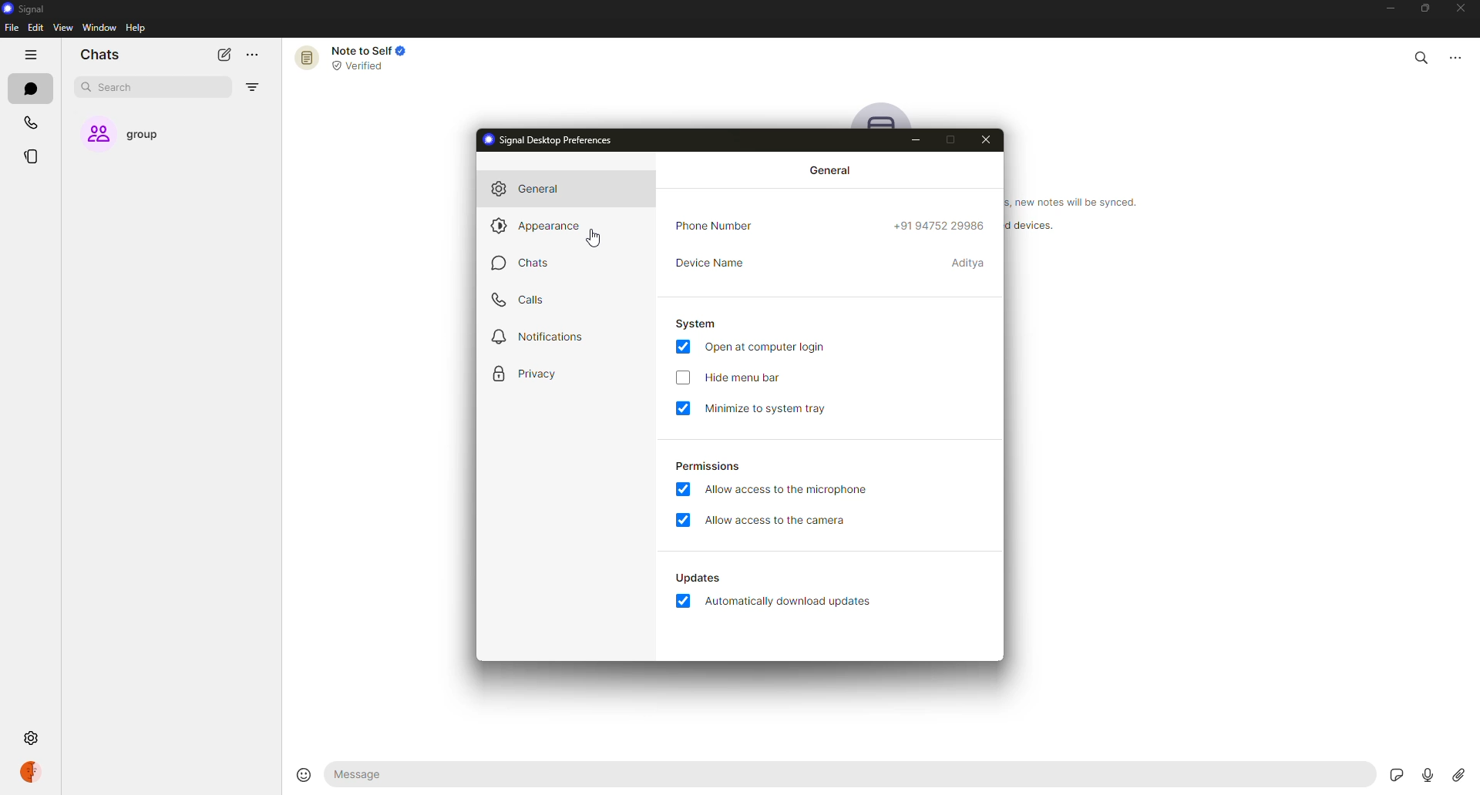 This screenshot has width=1480, height=795. I want to click on close, so click(1463, 9).